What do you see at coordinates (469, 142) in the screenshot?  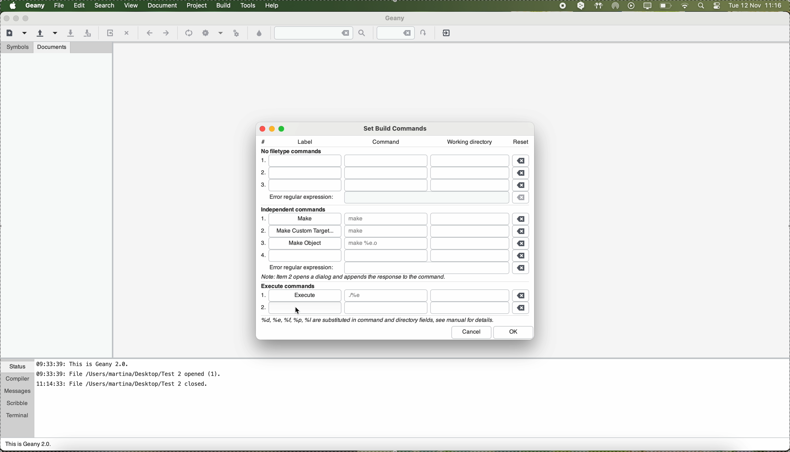 I see `working directory` at bounding box center [469, 142].